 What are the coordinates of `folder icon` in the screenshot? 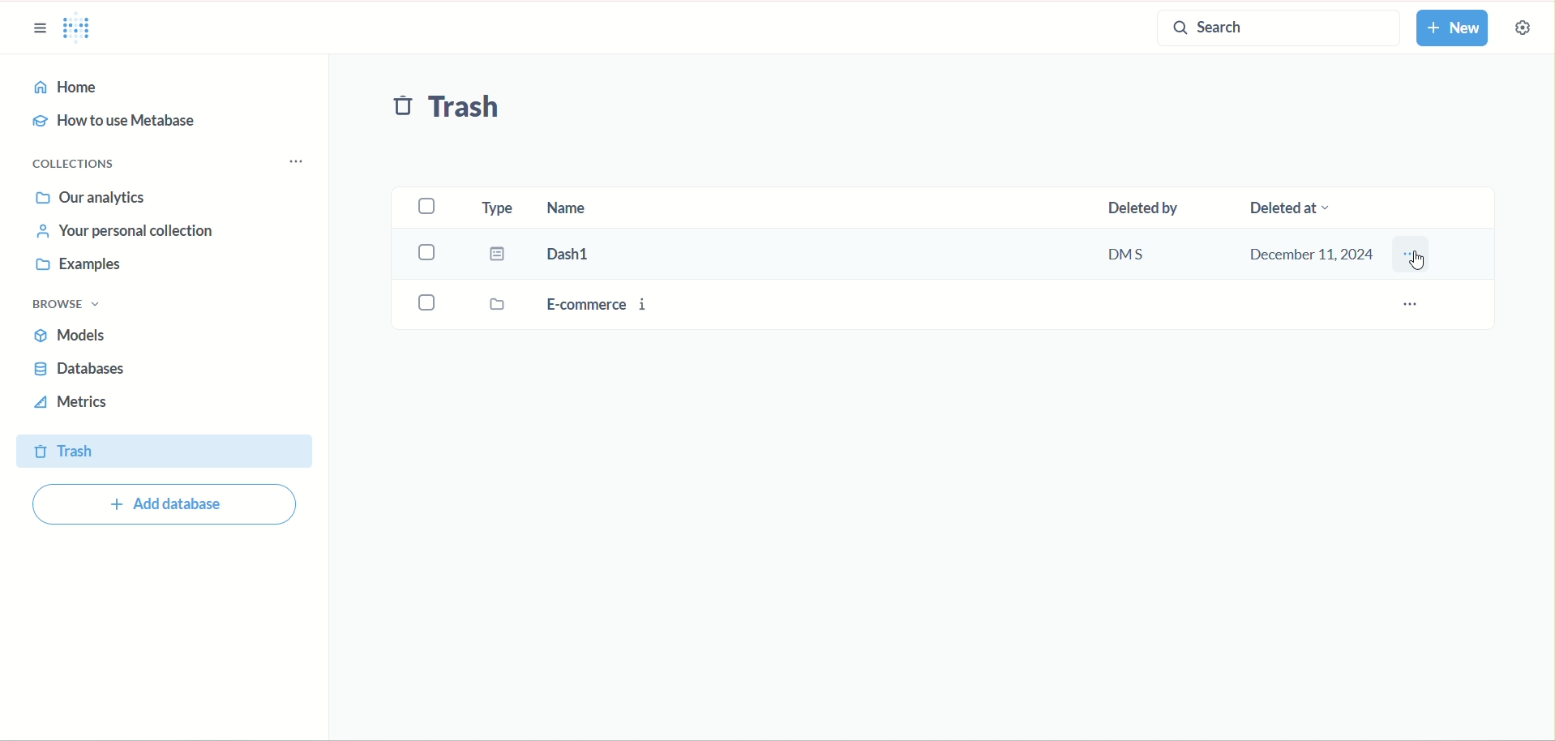 It's located at (504, 306).